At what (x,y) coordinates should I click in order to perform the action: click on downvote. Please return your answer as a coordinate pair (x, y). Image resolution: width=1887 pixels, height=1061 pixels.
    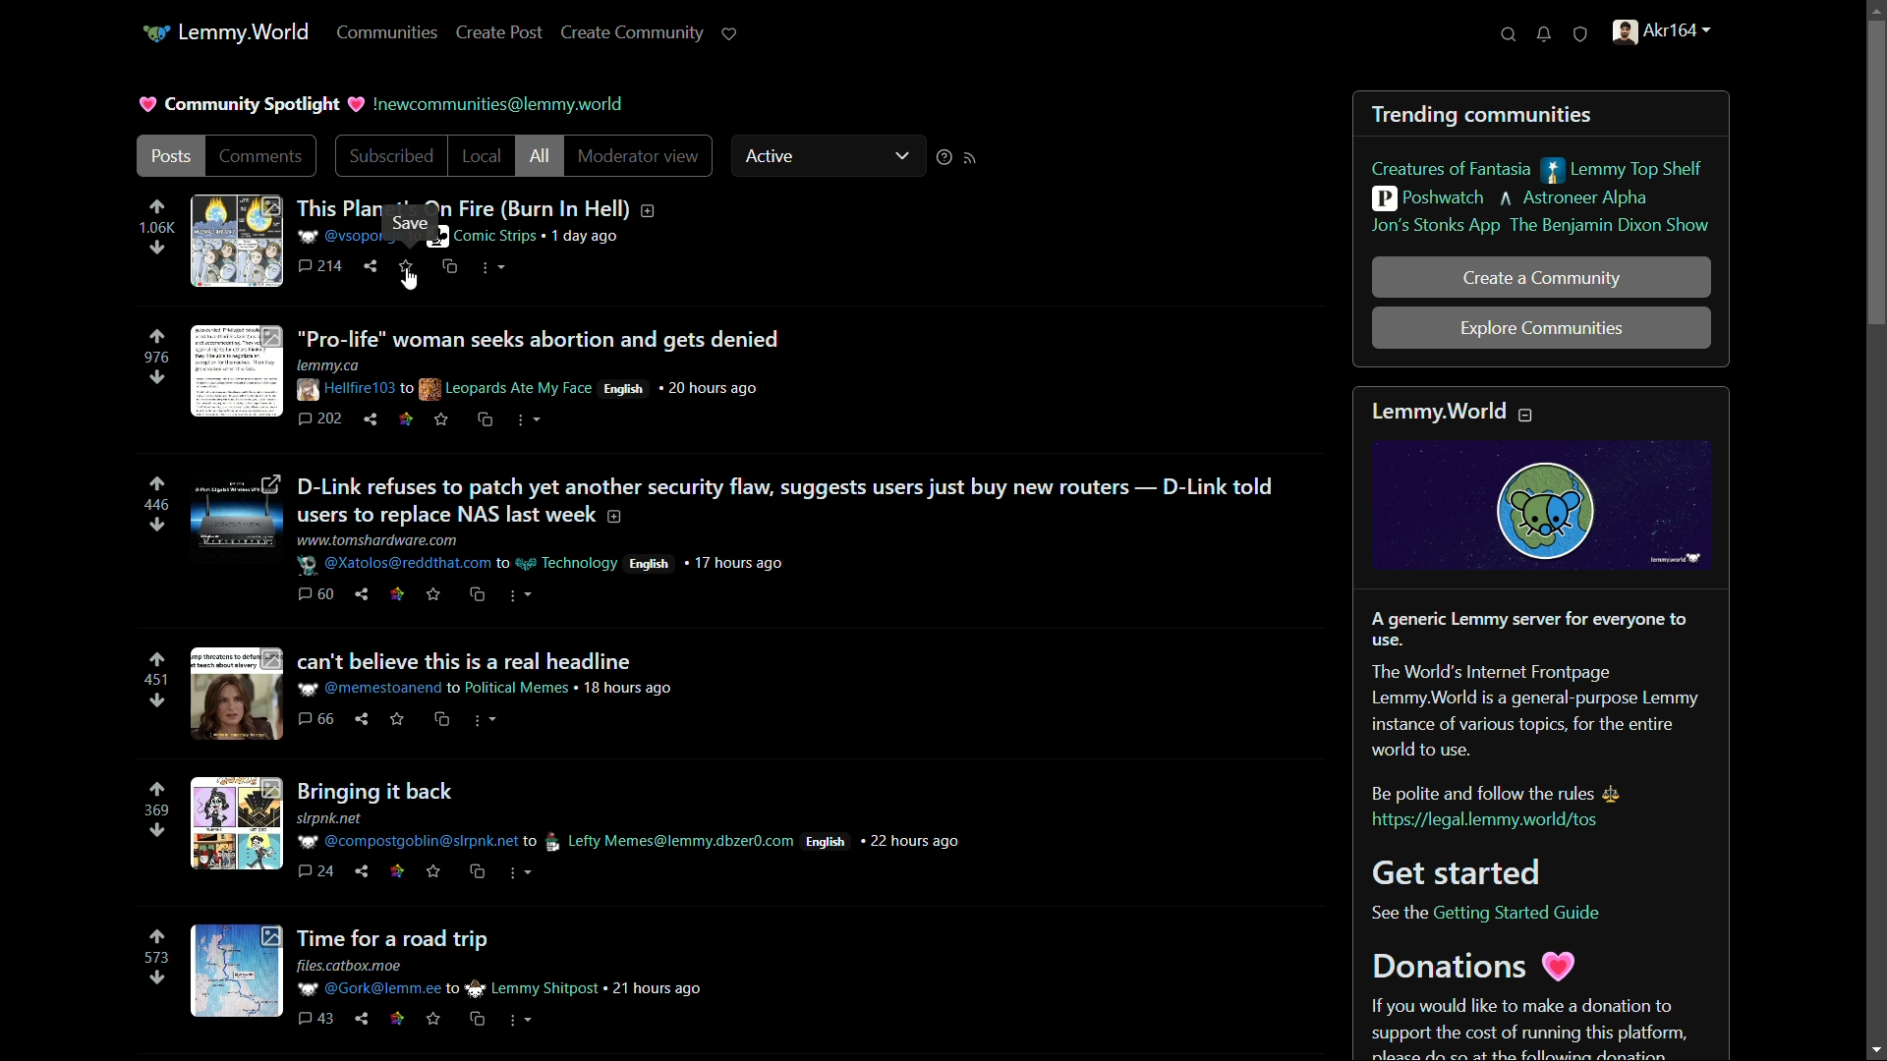
    Looking at the image, I should click on (156, 379).